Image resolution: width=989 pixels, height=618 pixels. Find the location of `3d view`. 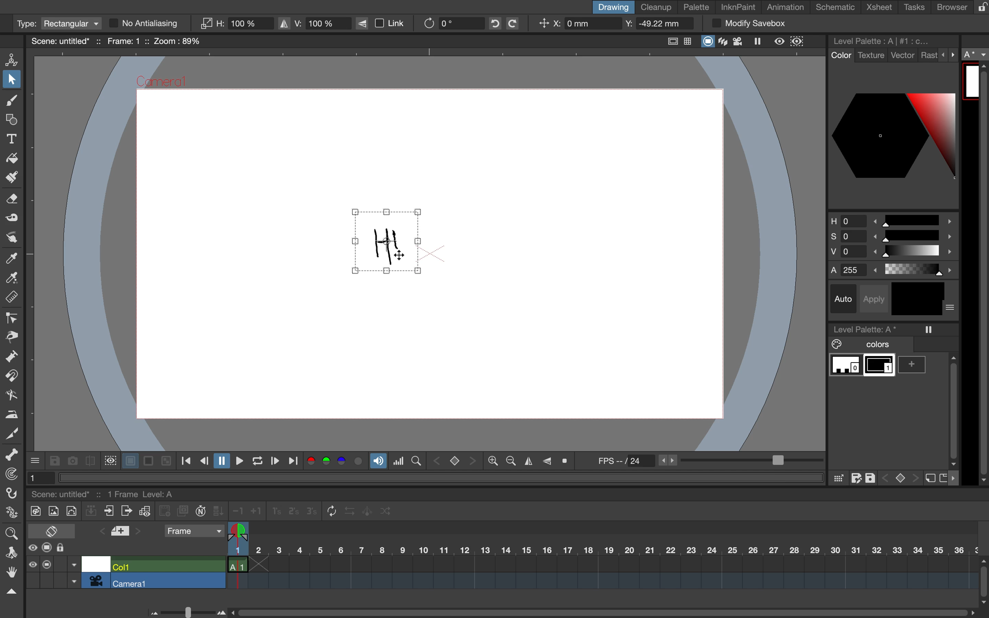

3d view is located at coordinates (724, 42).